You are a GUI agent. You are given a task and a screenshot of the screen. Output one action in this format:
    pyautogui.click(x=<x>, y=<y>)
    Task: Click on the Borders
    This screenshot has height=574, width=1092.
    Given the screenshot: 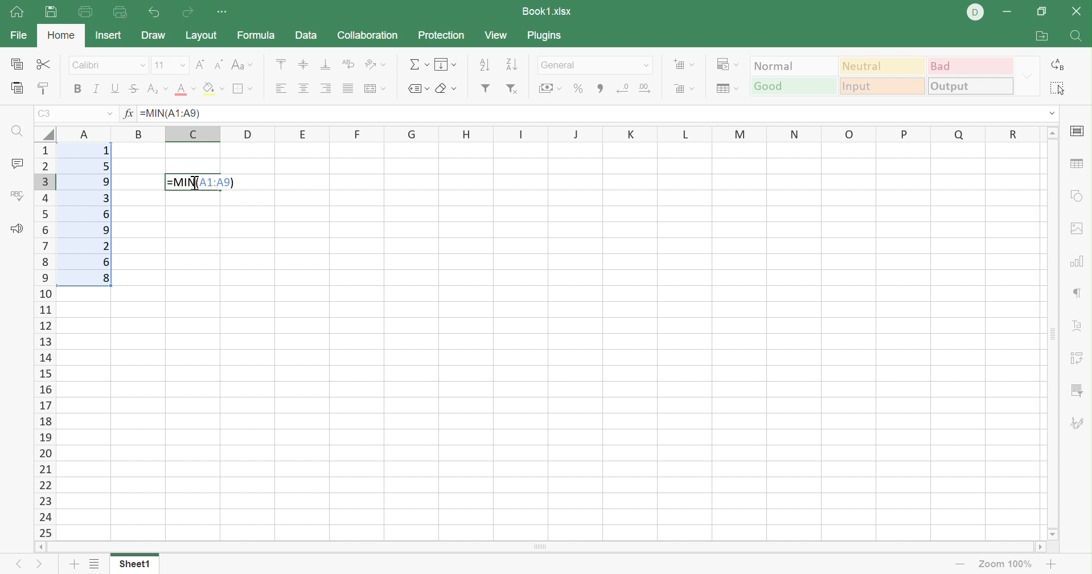 What is the action you would take?
    pyautogui.click(x=243, y=89)
    